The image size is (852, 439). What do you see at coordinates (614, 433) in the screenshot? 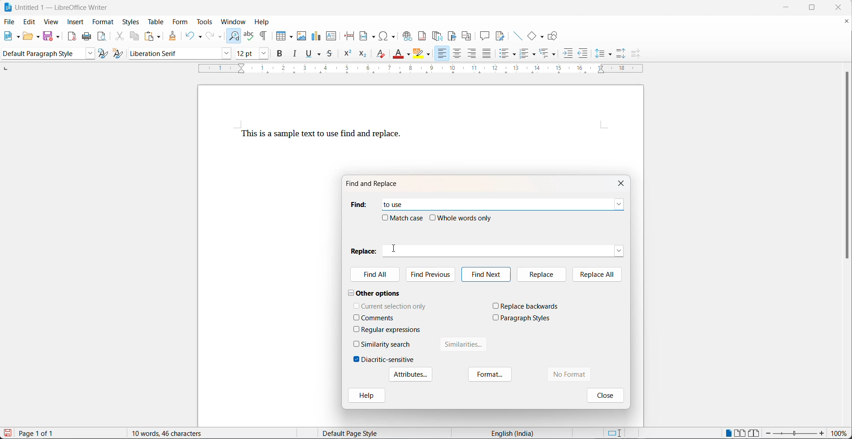
I see `standard selection` at bounding box center [614, 433].